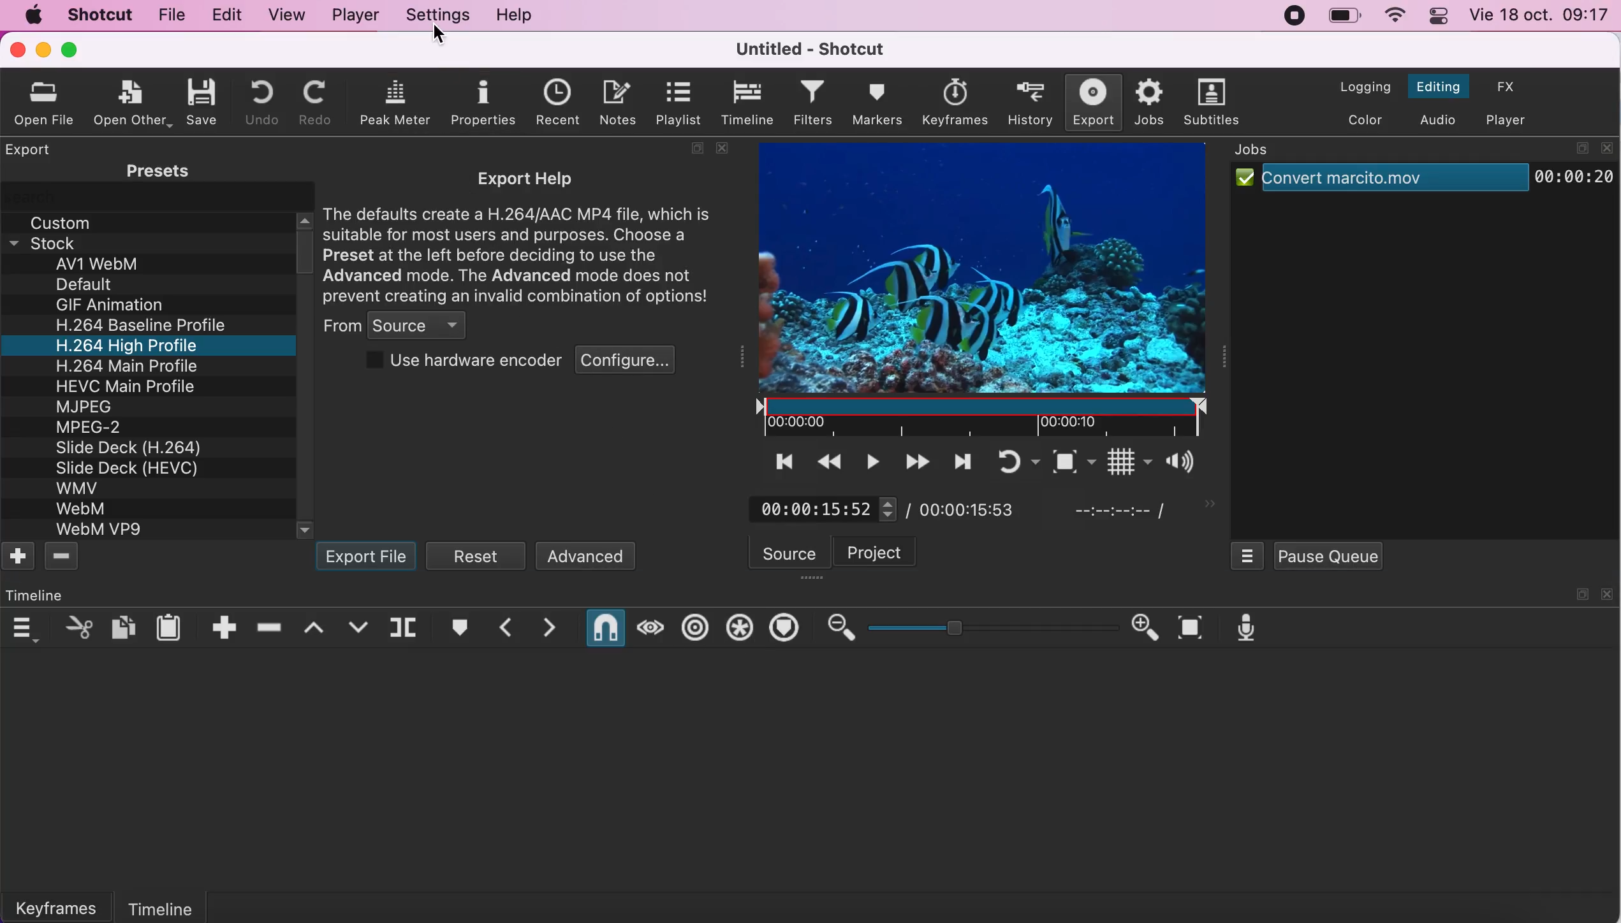 This screenshot has width=1621, height=923. What do you see at coordinates (353, 14) in the screenshot?
I see `player` at bounding box center [353, 14].